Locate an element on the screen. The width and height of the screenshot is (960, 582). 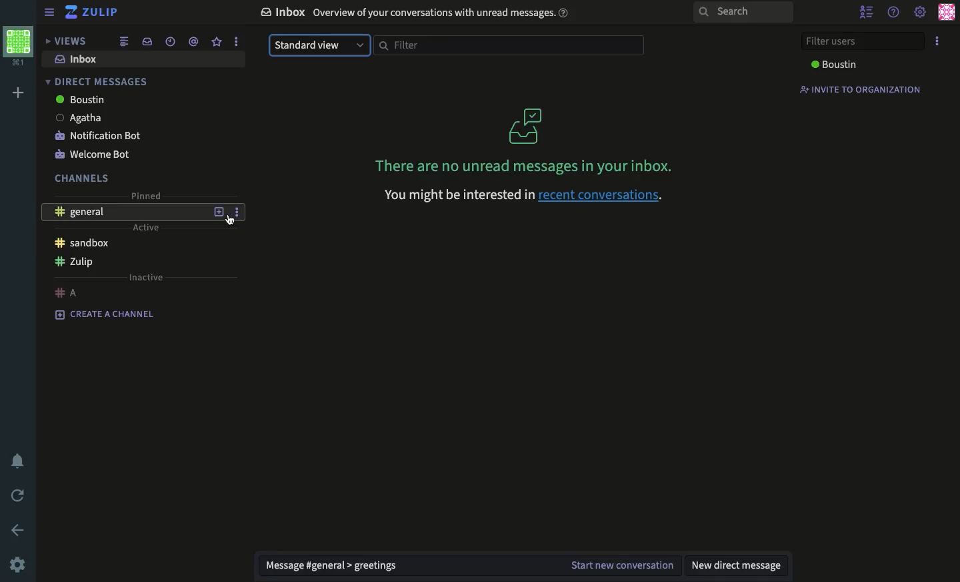
pinned is located at coordinates (147, 196).